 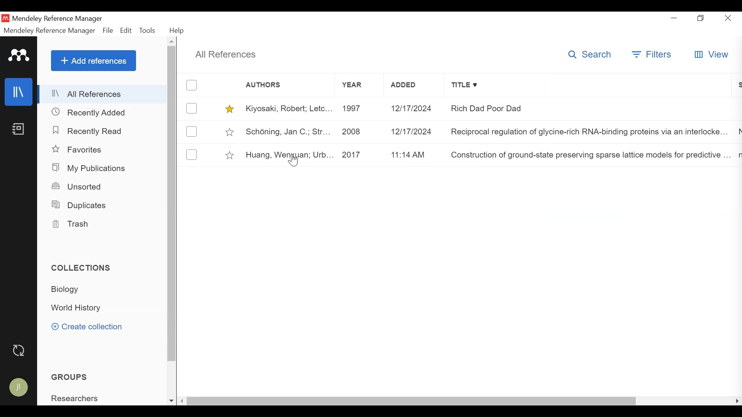 I want to click on Sync, so click(x=20, y=351).